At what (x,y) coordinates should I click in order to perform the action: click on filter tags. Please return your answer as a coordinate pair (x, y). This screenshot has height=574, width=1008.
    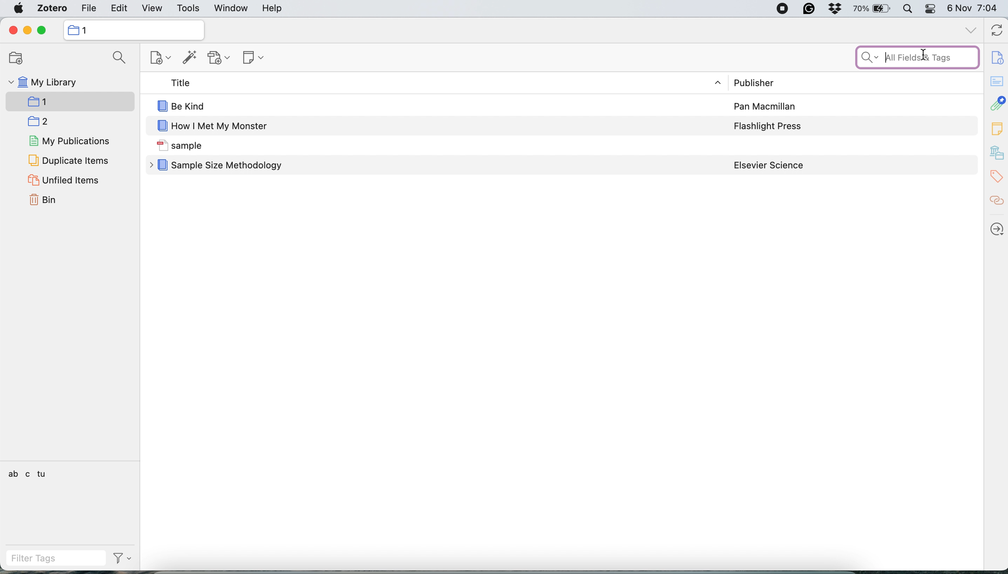
    Looking at the image, I should click on (56, 557).